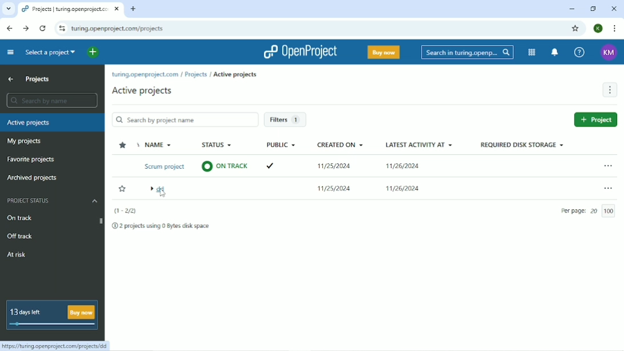  Describe the element at coordinates (51, 53) in the screenshot. I see `Select a project` at that location.